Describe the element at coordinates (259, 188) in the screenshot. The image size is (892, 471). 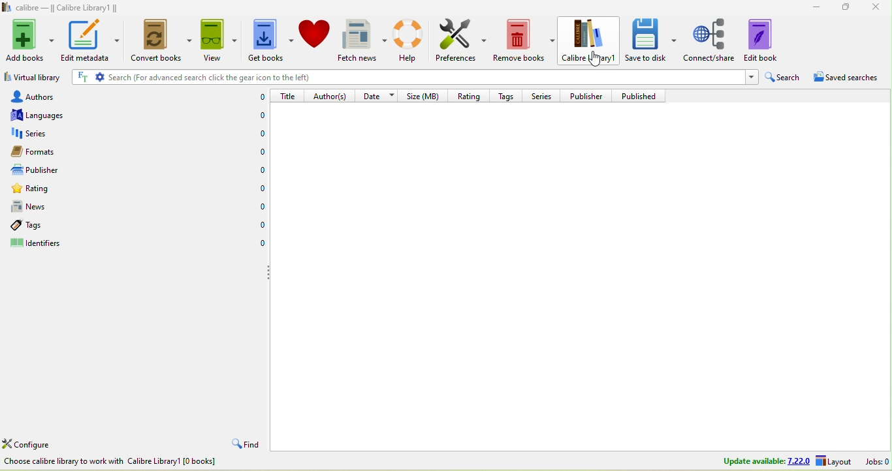
I see `0` at that location.